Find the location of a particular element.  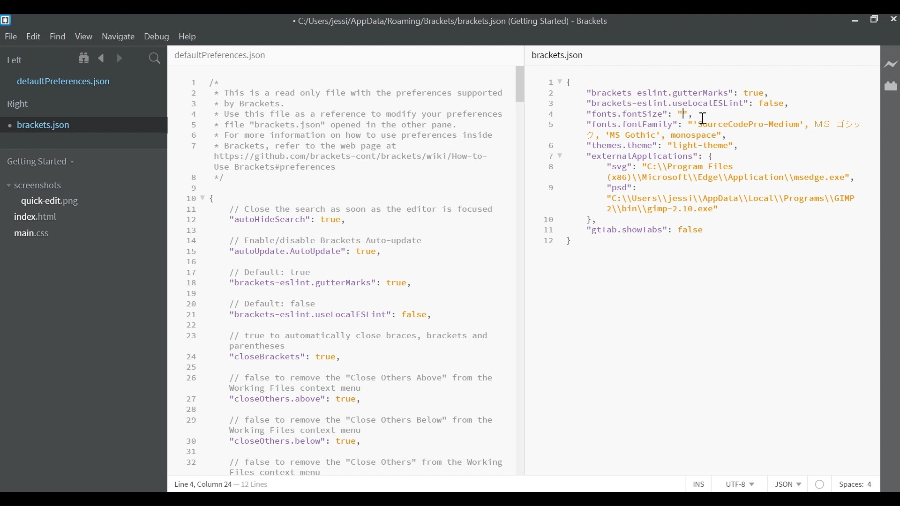

Manage Extensions is located at coordinates (891, 86).